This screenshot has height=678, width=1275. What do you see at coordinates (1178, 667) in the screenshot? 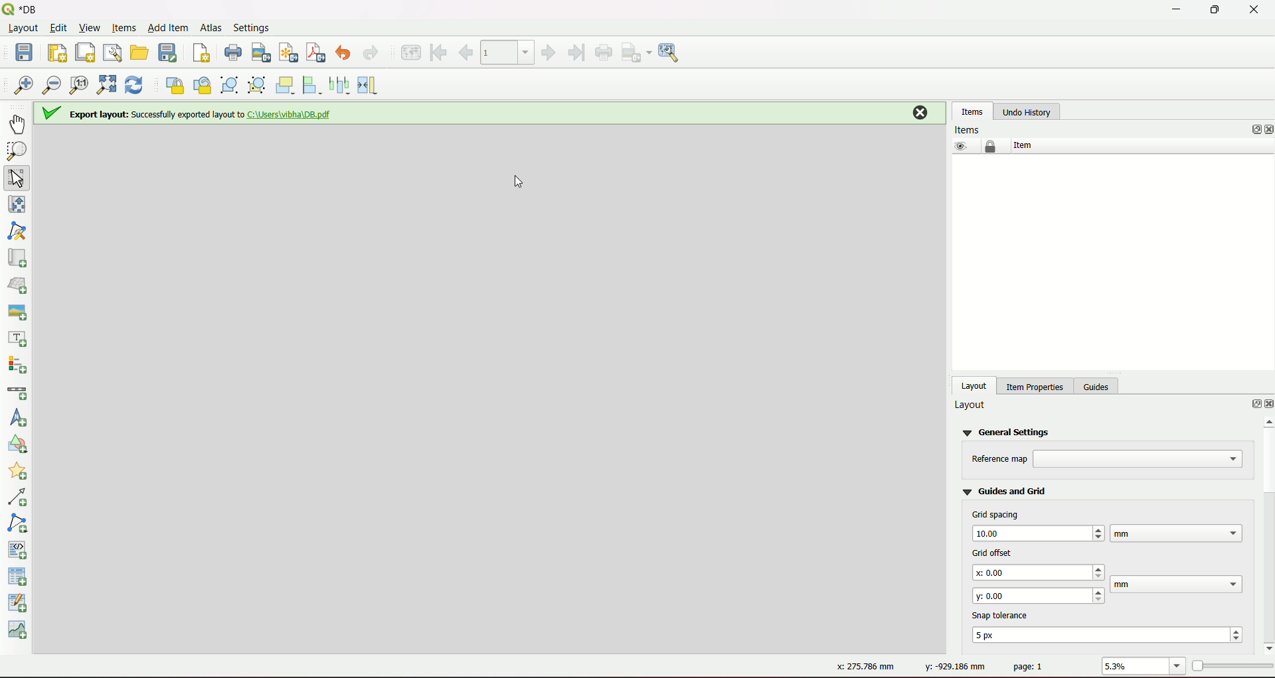
I see `zoom` at bounding box center [1178, 667].